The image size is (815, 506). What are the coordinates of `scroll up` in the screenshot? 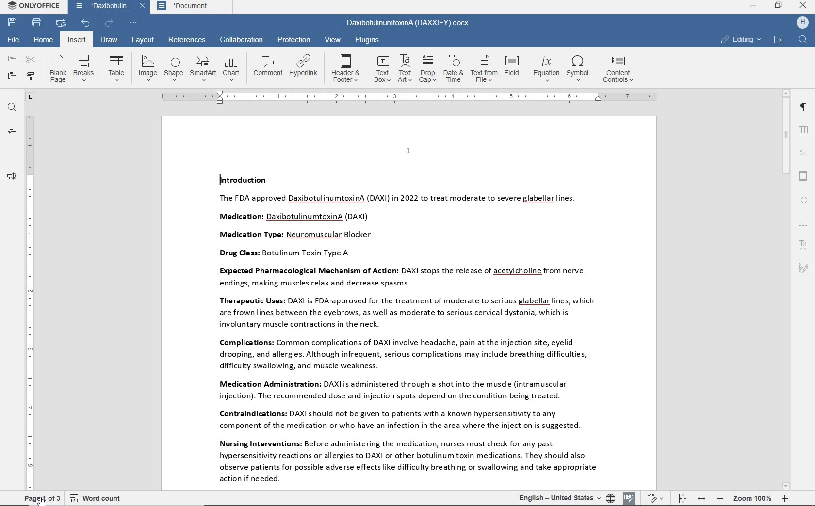 It's located at (786, 94).